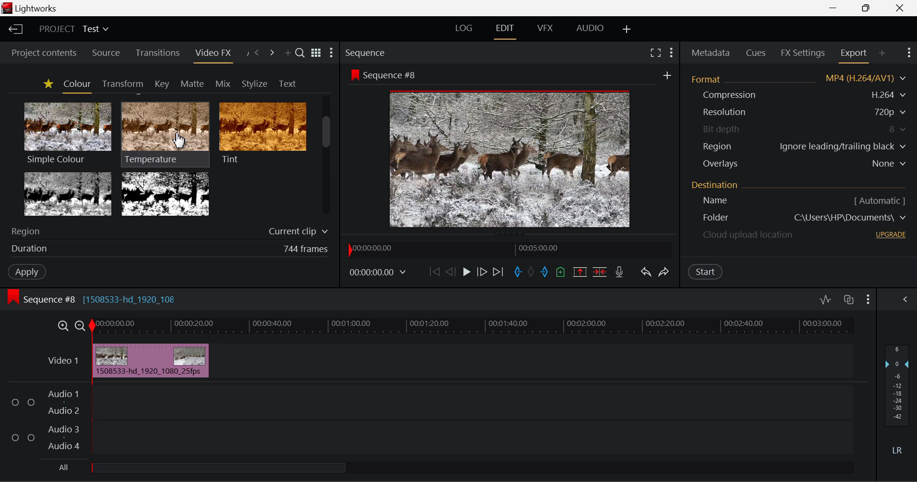  I want to click on Matte, so click(192, 84).